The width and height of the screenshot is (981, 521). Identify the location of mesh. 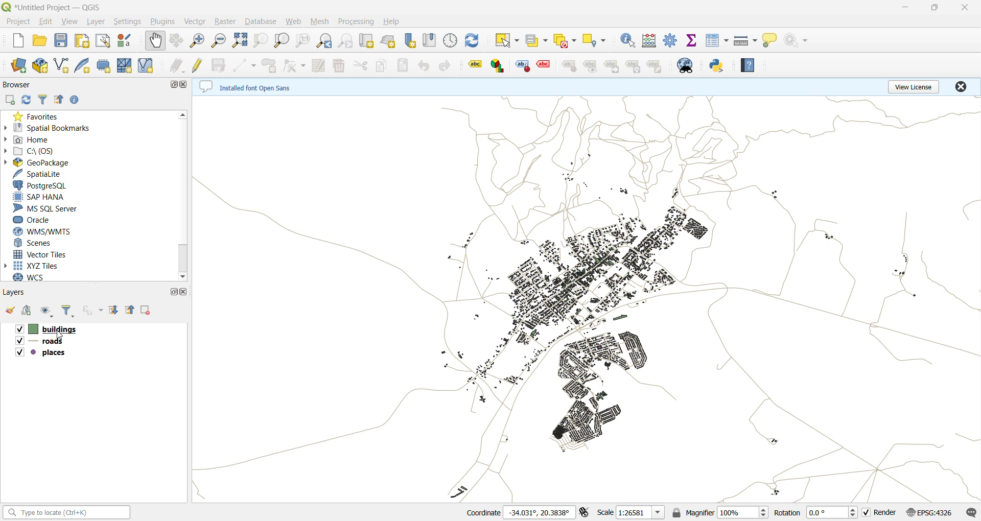
(320, 21).